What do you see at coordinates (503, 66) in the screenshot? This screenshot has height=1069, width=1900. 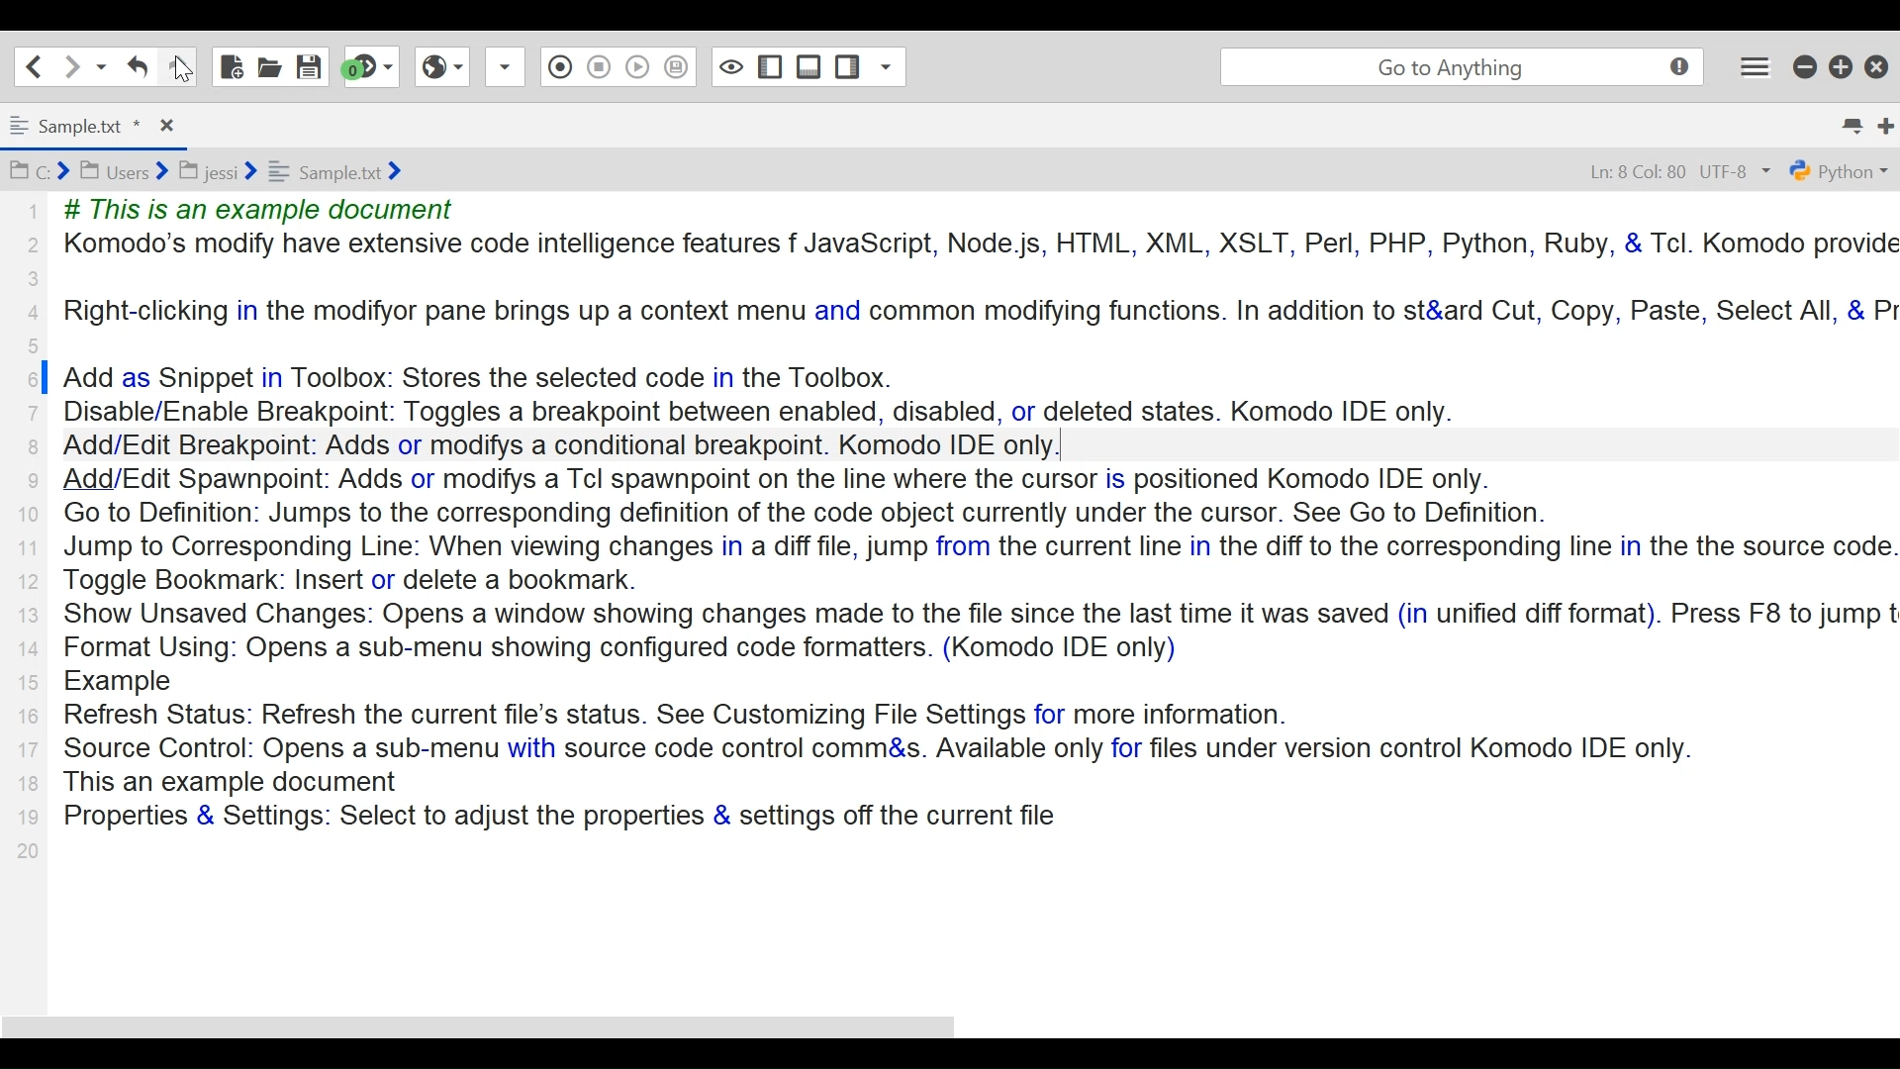 I see `Share File` at bounding box center [503, 66].